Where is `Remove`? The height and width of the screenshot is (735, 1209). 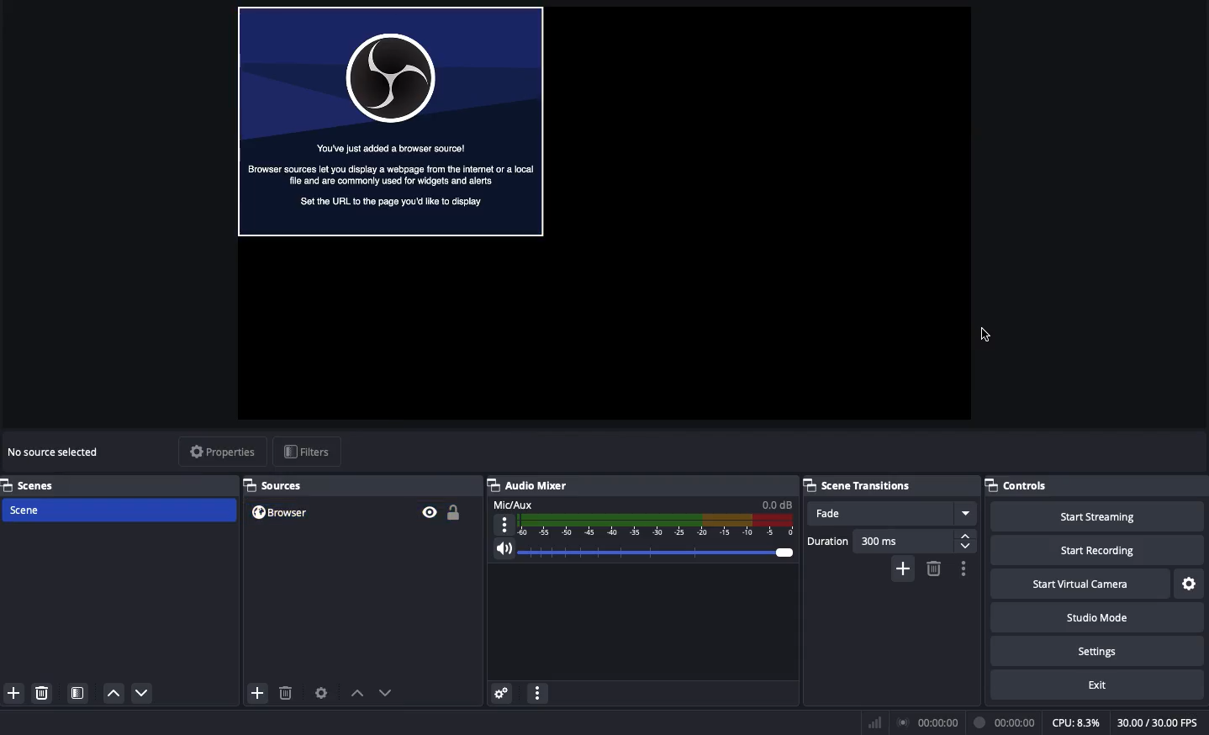 Remove is located at coordinates (934, 568).